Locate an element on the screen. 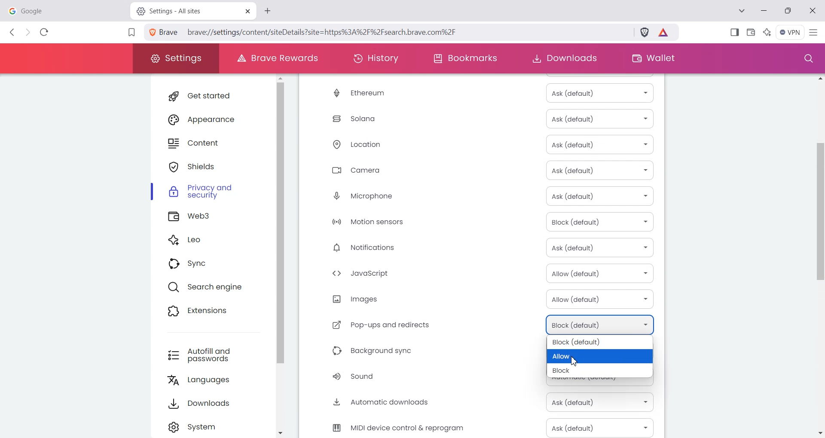 The height and width of the screenshot is (438, 825). Show Sidebar is located at coordinates (735, 32).